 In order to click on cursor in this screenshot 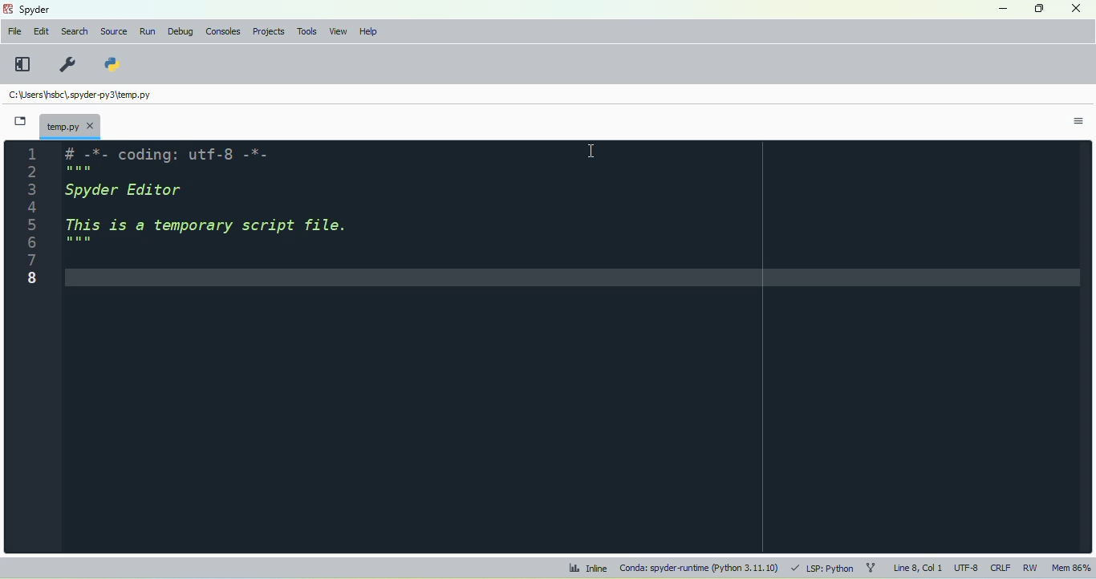, I will do `click(591, 151)`.